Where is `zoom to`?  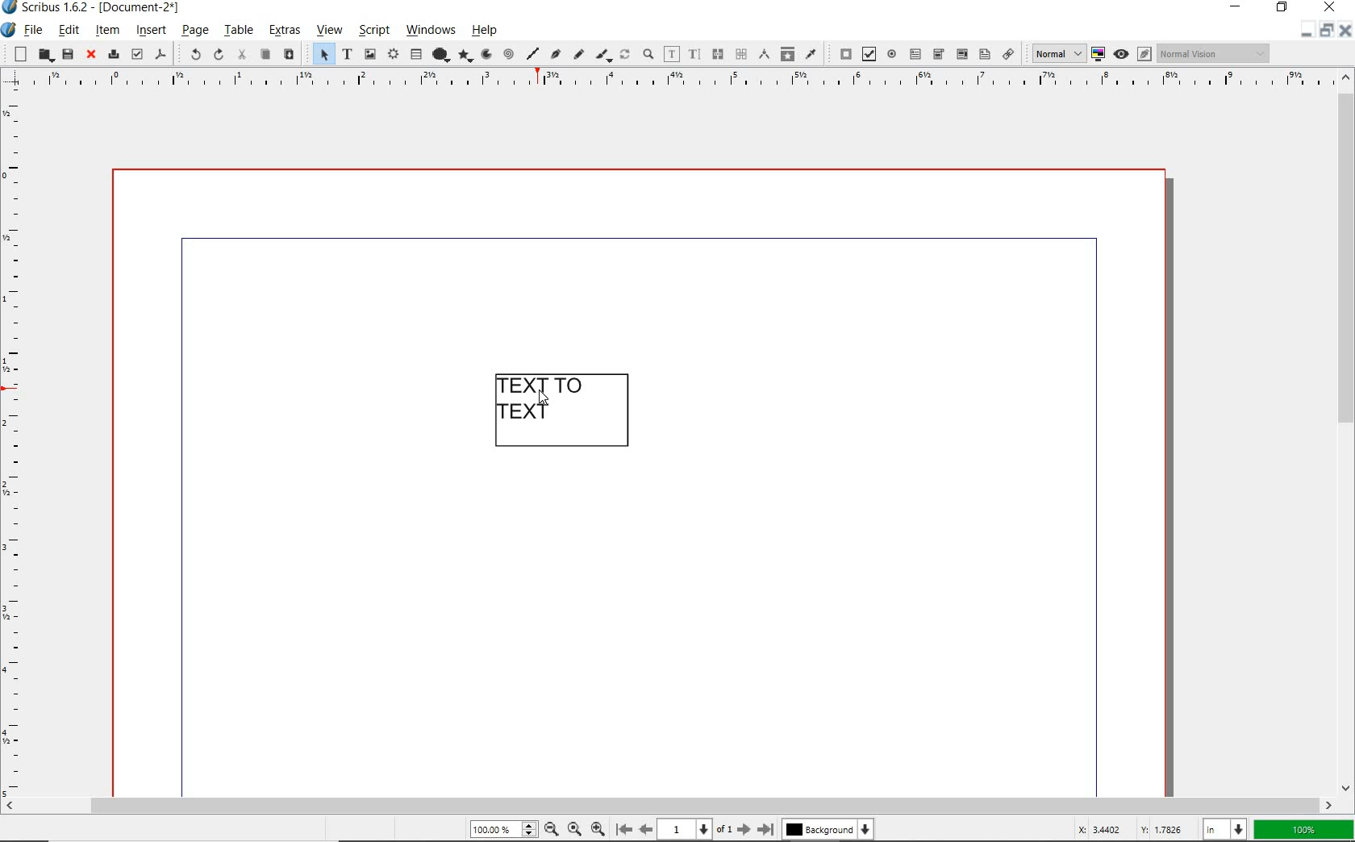 zoom to is located at coordinates (577, 829).